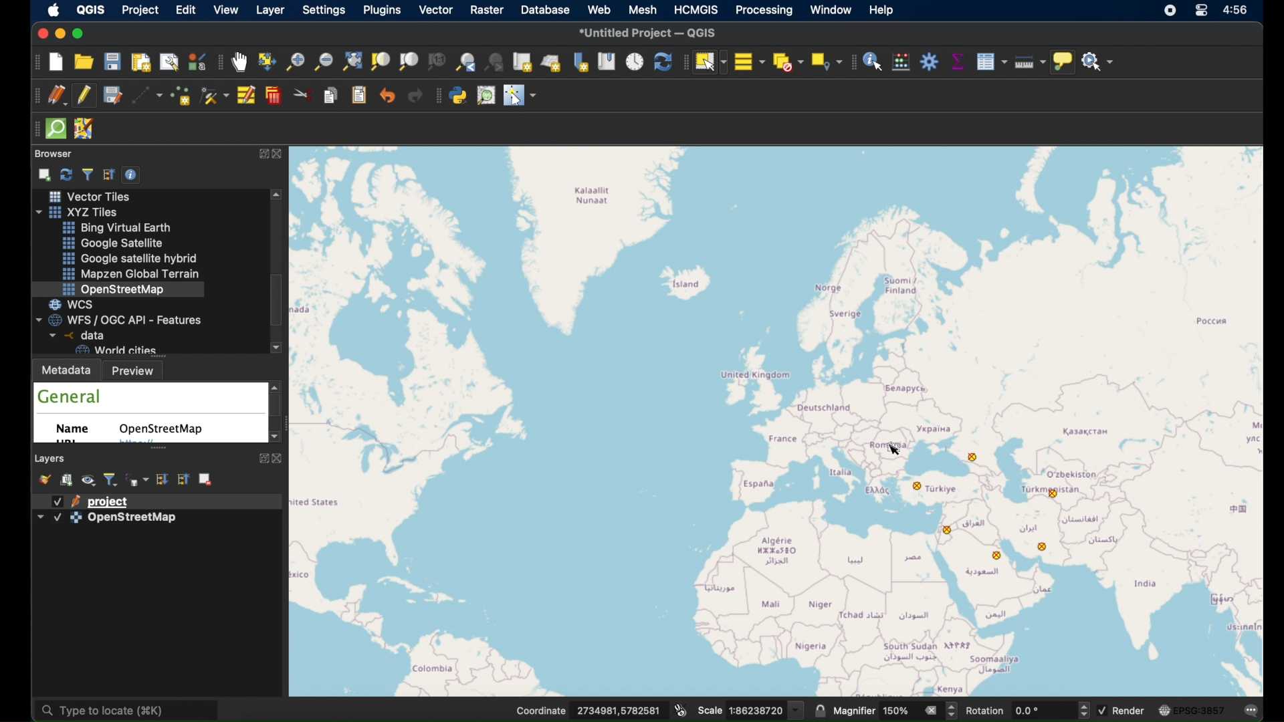  I want to click on toggle editing, so click(86, 95).